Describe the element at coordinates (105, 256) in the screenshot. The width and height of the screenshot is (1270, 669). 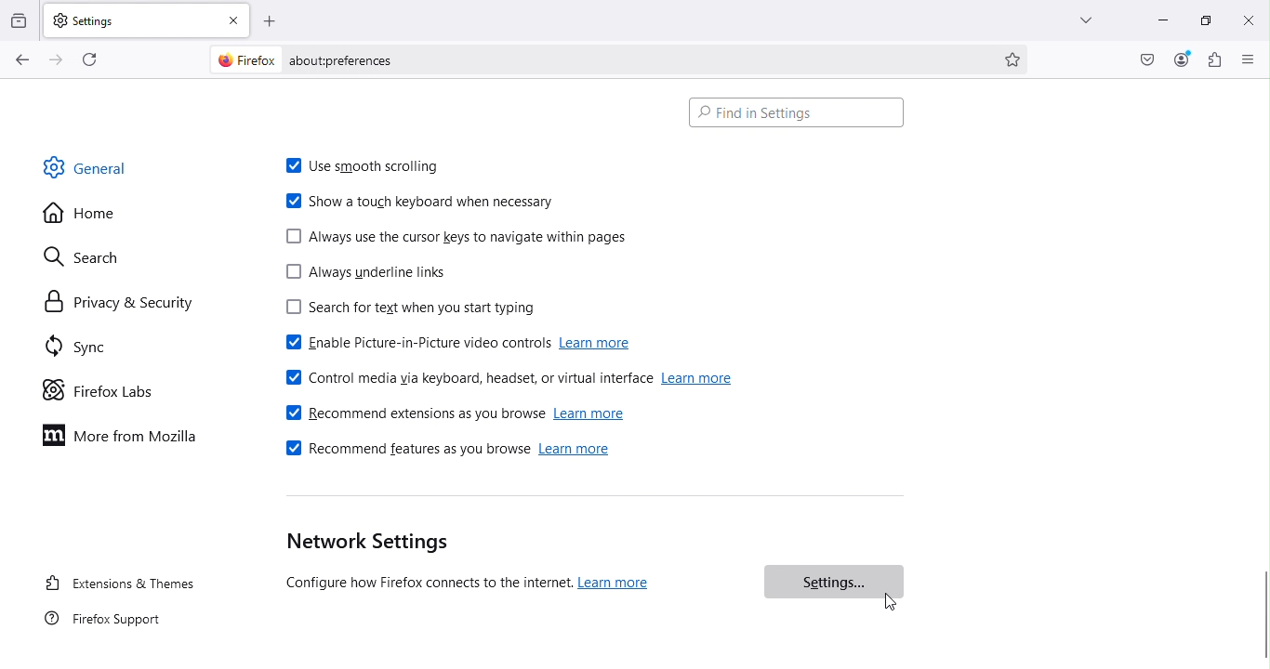
I see `Search` at that location.